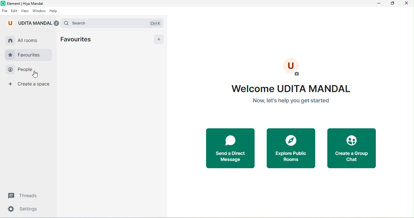  Describe the element at coordinates (84, 40) in the screenshot. I see `favourites` at that location.